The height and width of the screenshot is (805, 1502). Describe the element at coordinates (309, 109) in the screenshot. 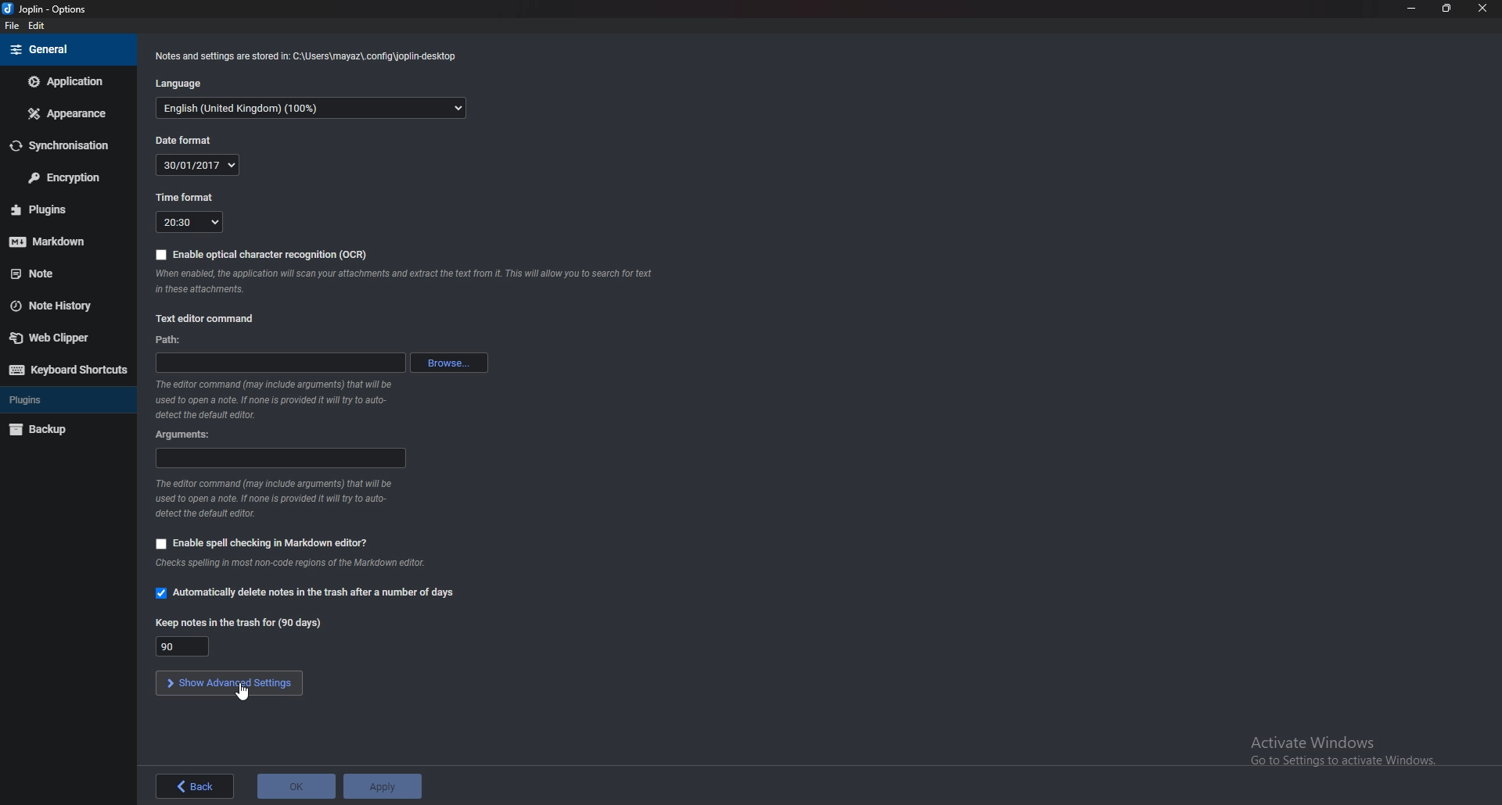

I see `English` at that location.